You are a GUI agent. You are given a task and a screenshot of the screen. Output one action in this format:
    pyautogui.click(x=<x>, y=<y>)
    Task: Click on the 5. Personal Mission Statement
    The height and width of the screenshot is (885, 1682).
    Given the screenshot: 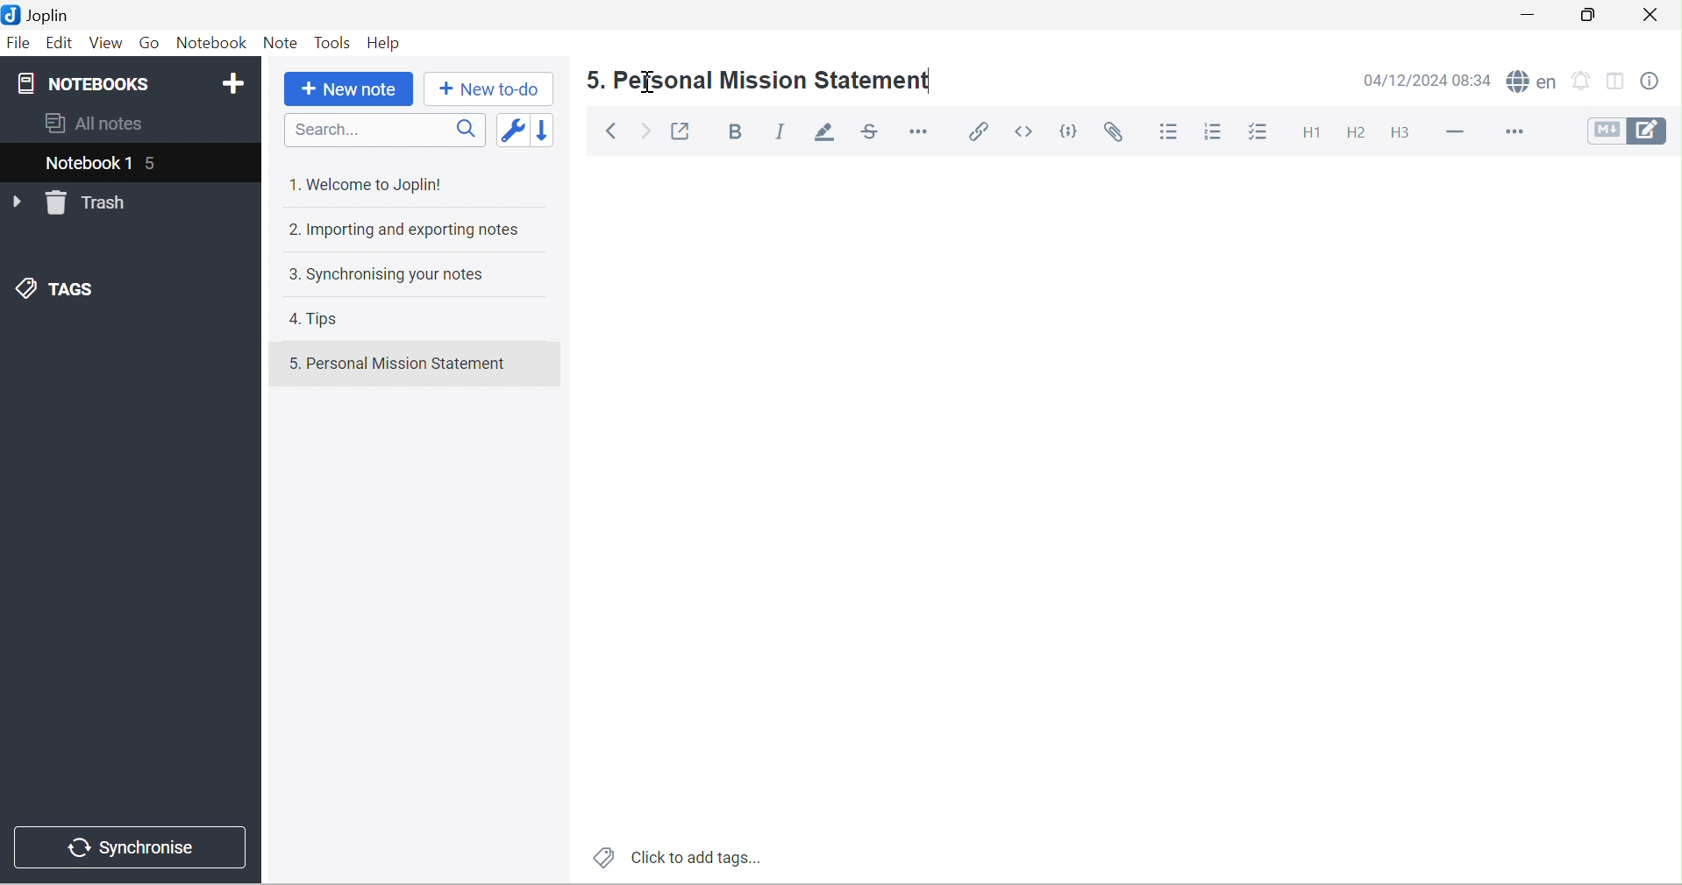 What is the action you would take?
    pyautogui.click(x=400, y=363)
    